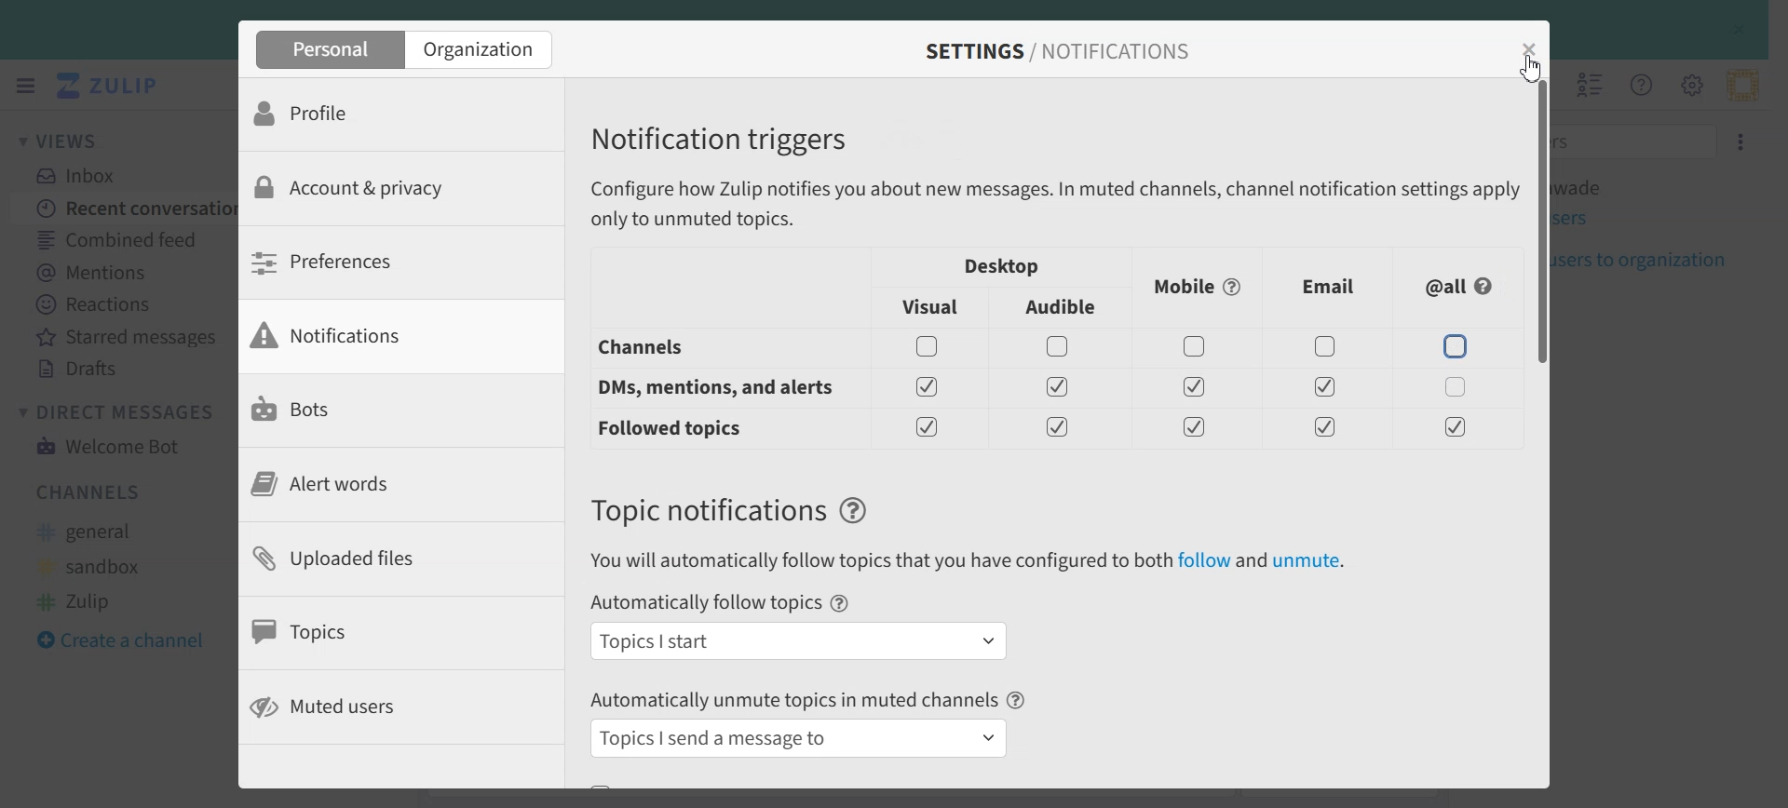 The height and width of the screenshot is (808, 1788). I want to click on Create a channel, so click(131, 638).